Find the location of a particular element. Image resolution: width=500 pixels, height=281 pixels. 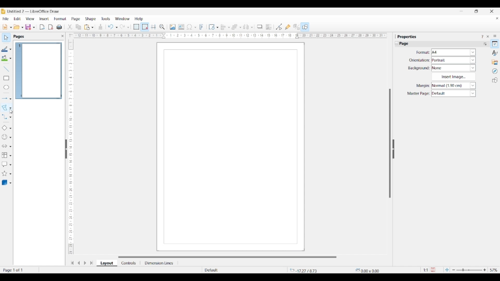

Selected arrangement is located at coordinates (235, 27).